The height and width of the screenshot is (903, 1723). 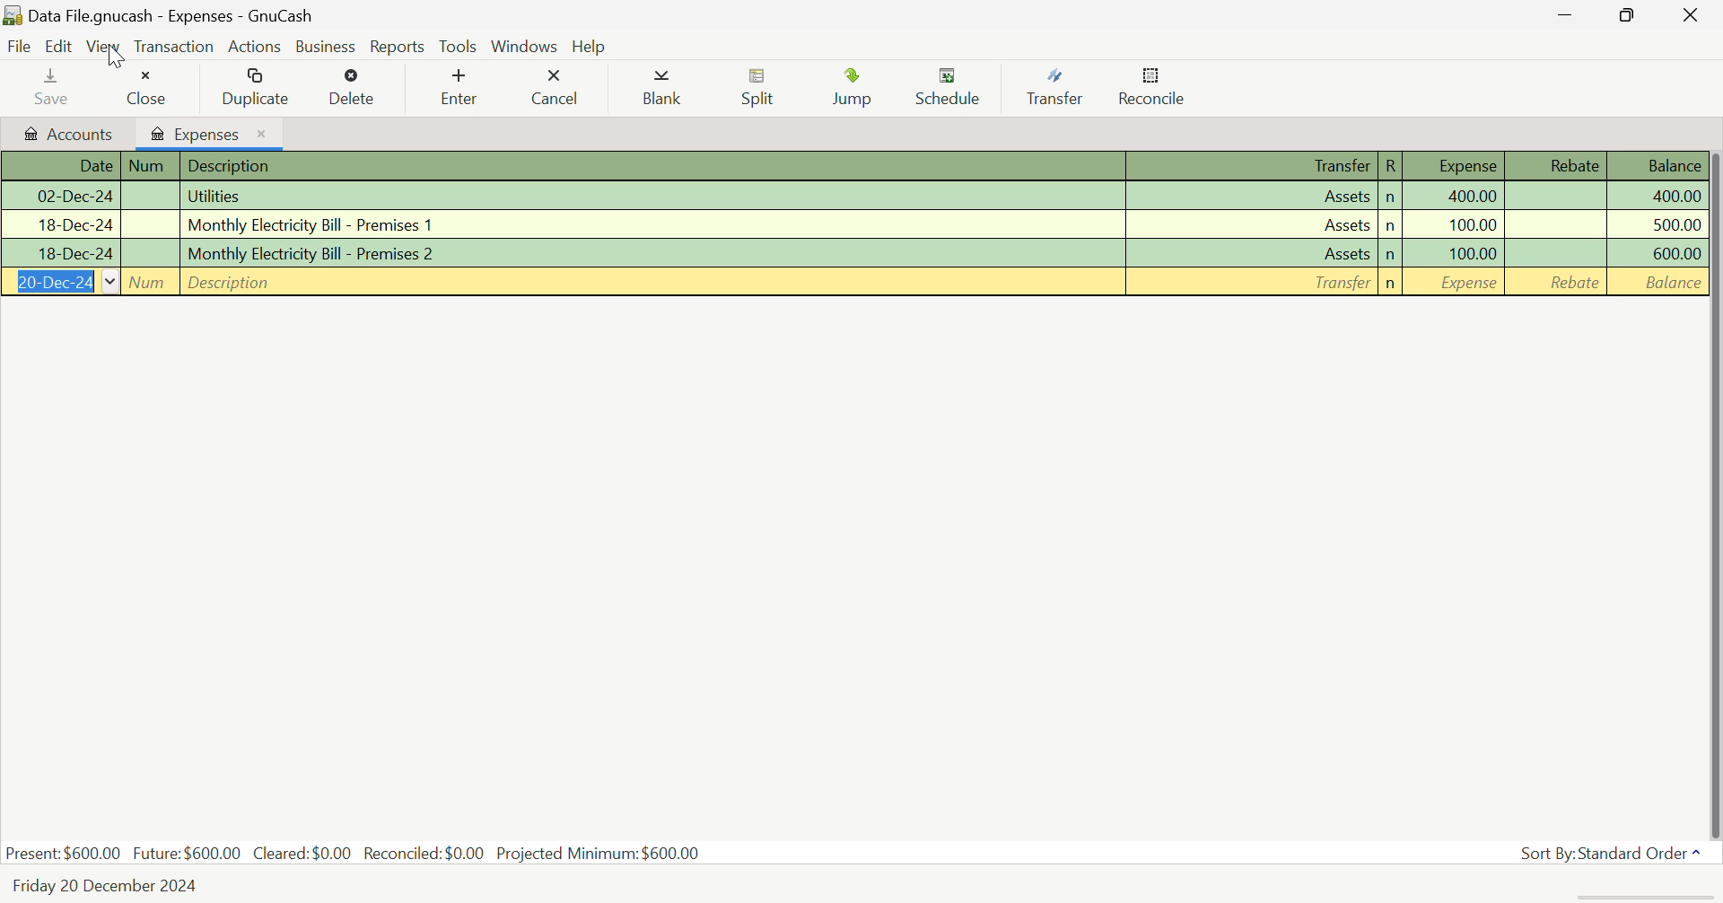 I want to click on Expense, so click(x=1456, y=166).